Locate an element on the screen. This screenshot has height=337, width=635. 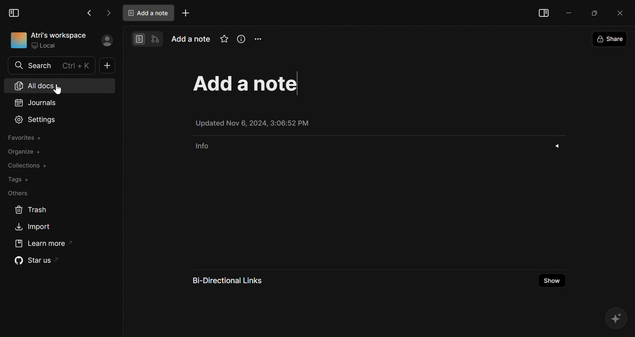
New doc is located at coordinates (108, 66).